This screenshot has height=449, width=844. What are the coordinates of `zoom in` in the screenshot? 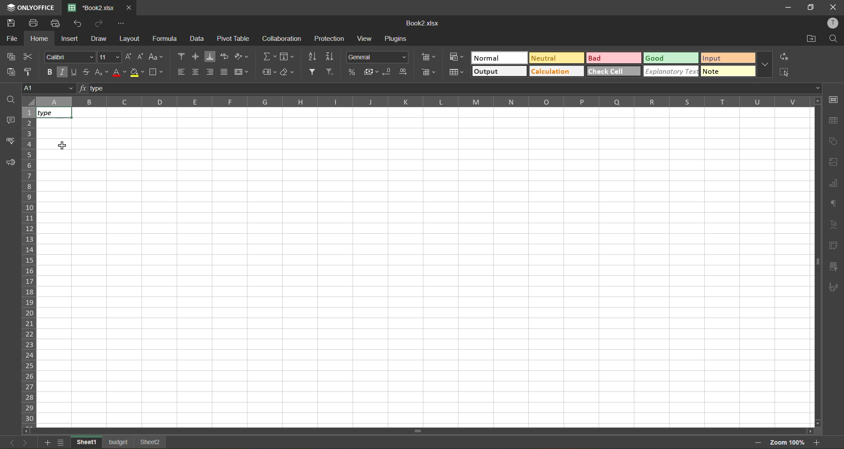 It's located at (756, 443).